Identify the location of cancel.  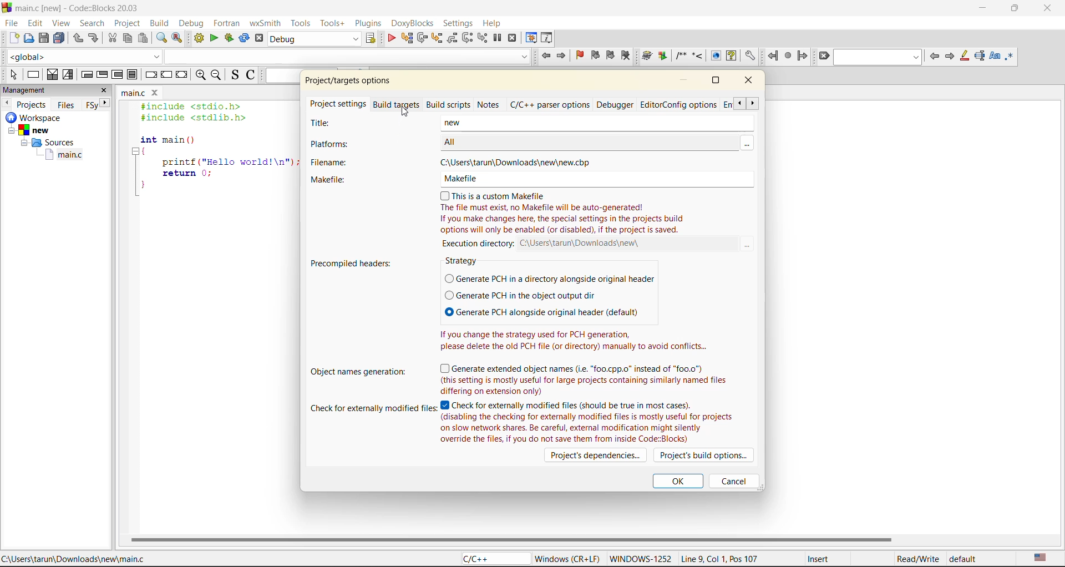
(737, 481).